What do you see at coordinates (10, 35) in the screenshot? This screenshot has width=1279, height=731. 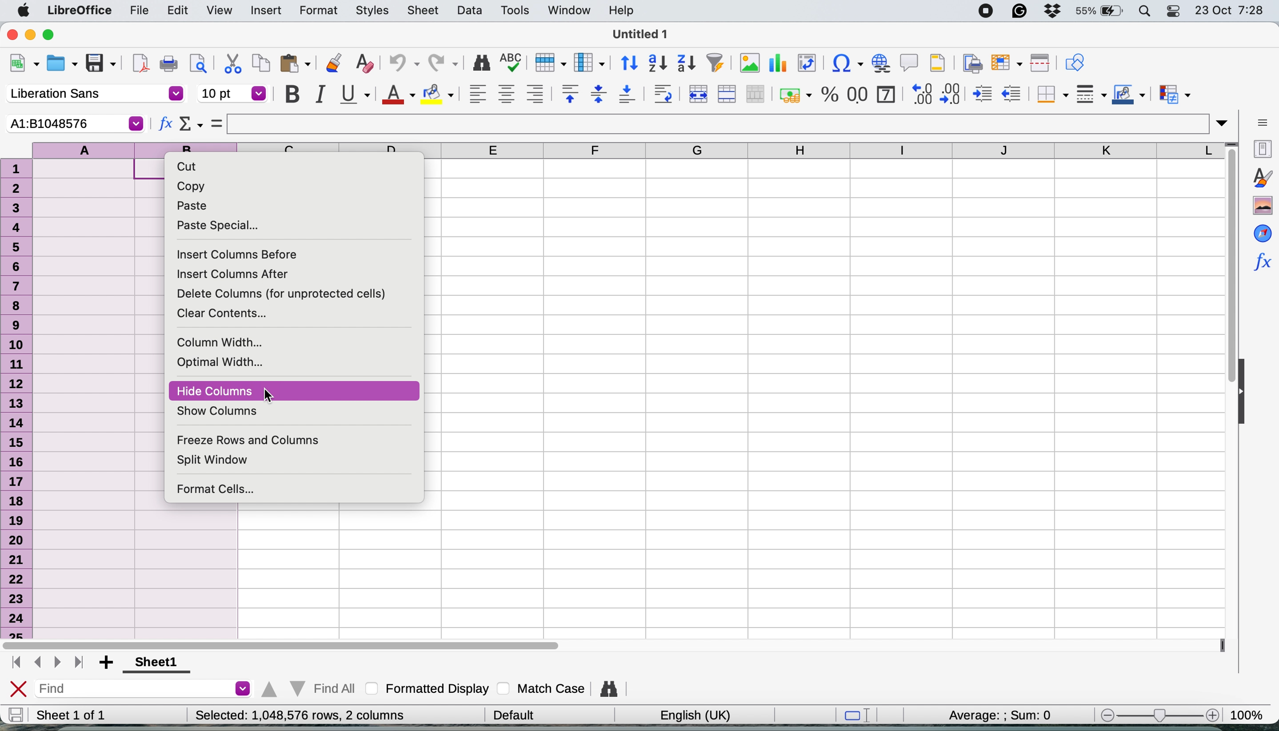 I see `close` at bounding box center [10, 35].